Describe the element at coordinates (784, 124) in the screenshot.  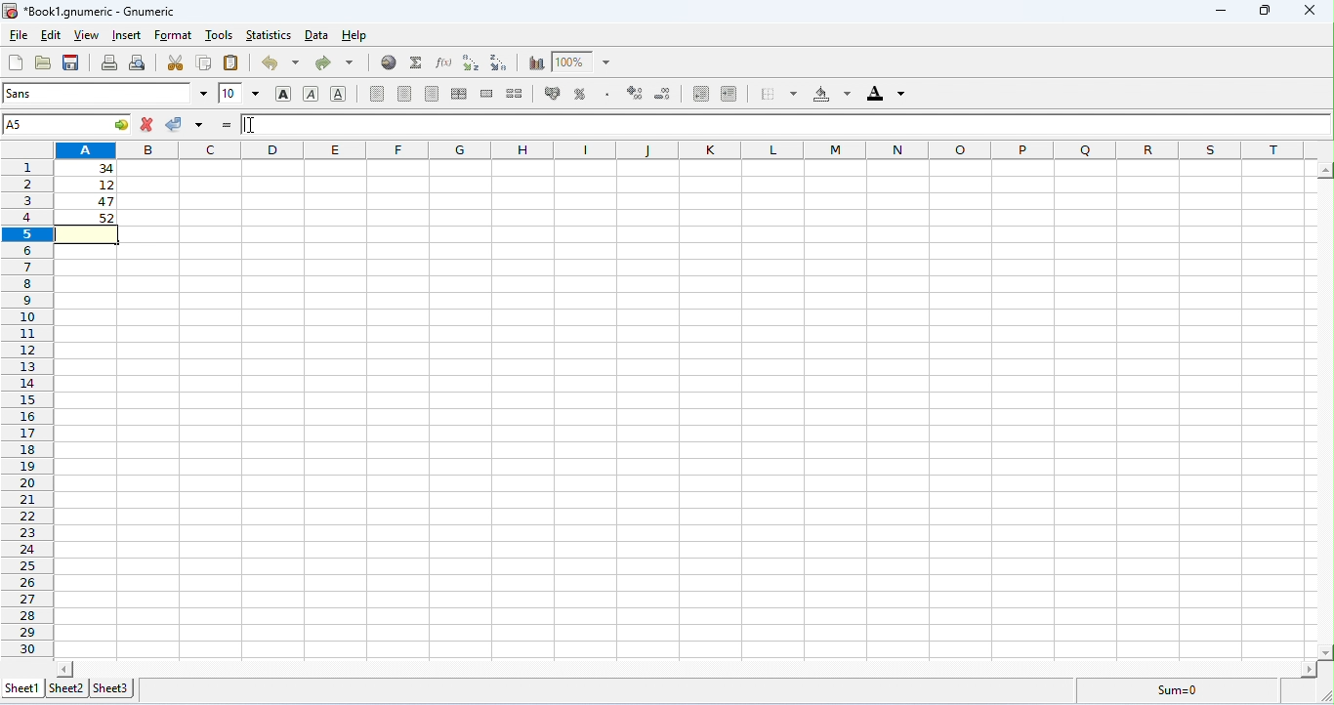
I see `formula bar` at that location.